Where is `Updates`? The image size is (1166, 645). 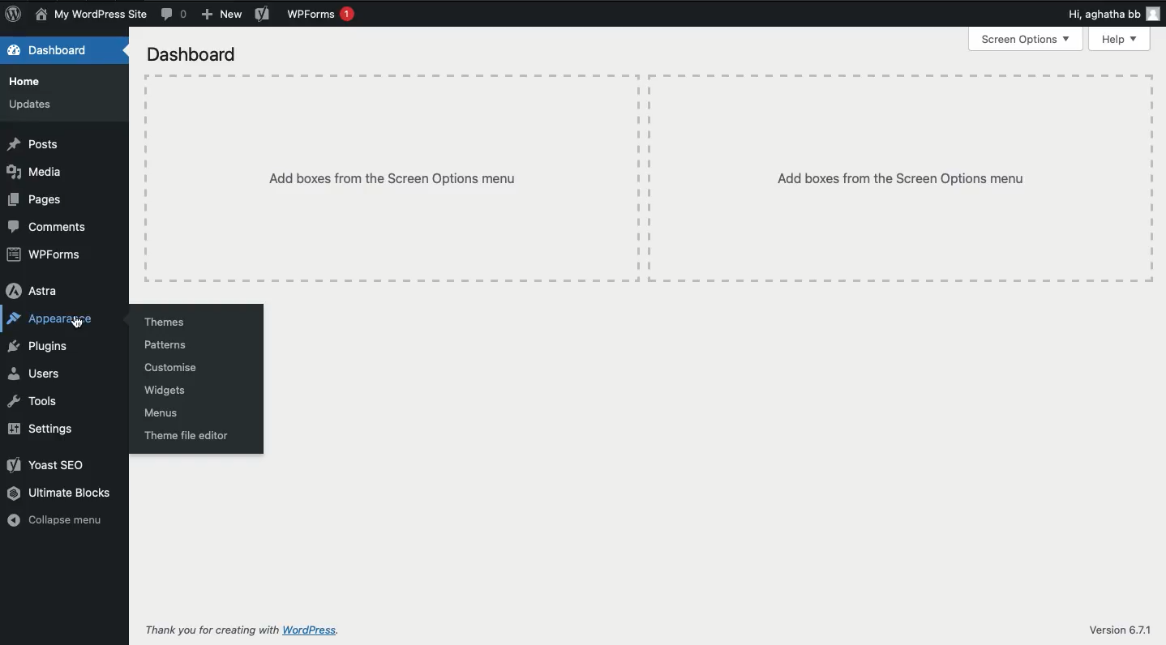 Updates is located at coordinates (32, 104).